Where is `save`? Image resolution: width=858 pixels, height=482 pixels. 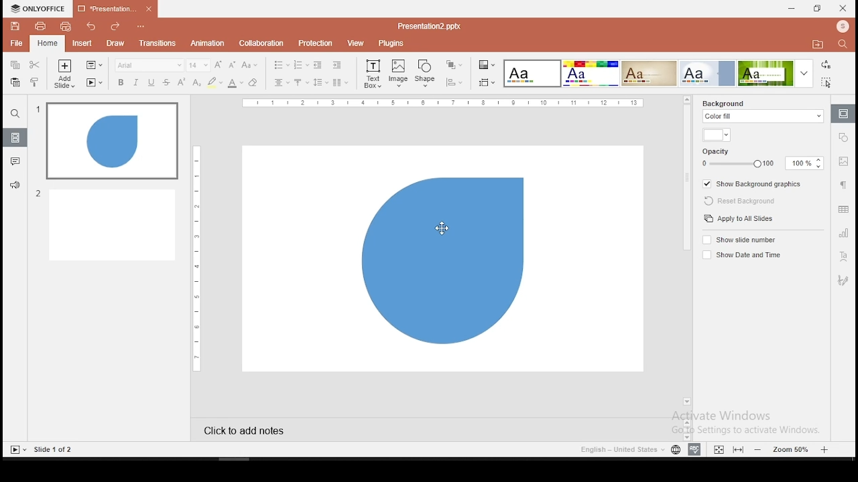 save is located at coordinates (15, 26).